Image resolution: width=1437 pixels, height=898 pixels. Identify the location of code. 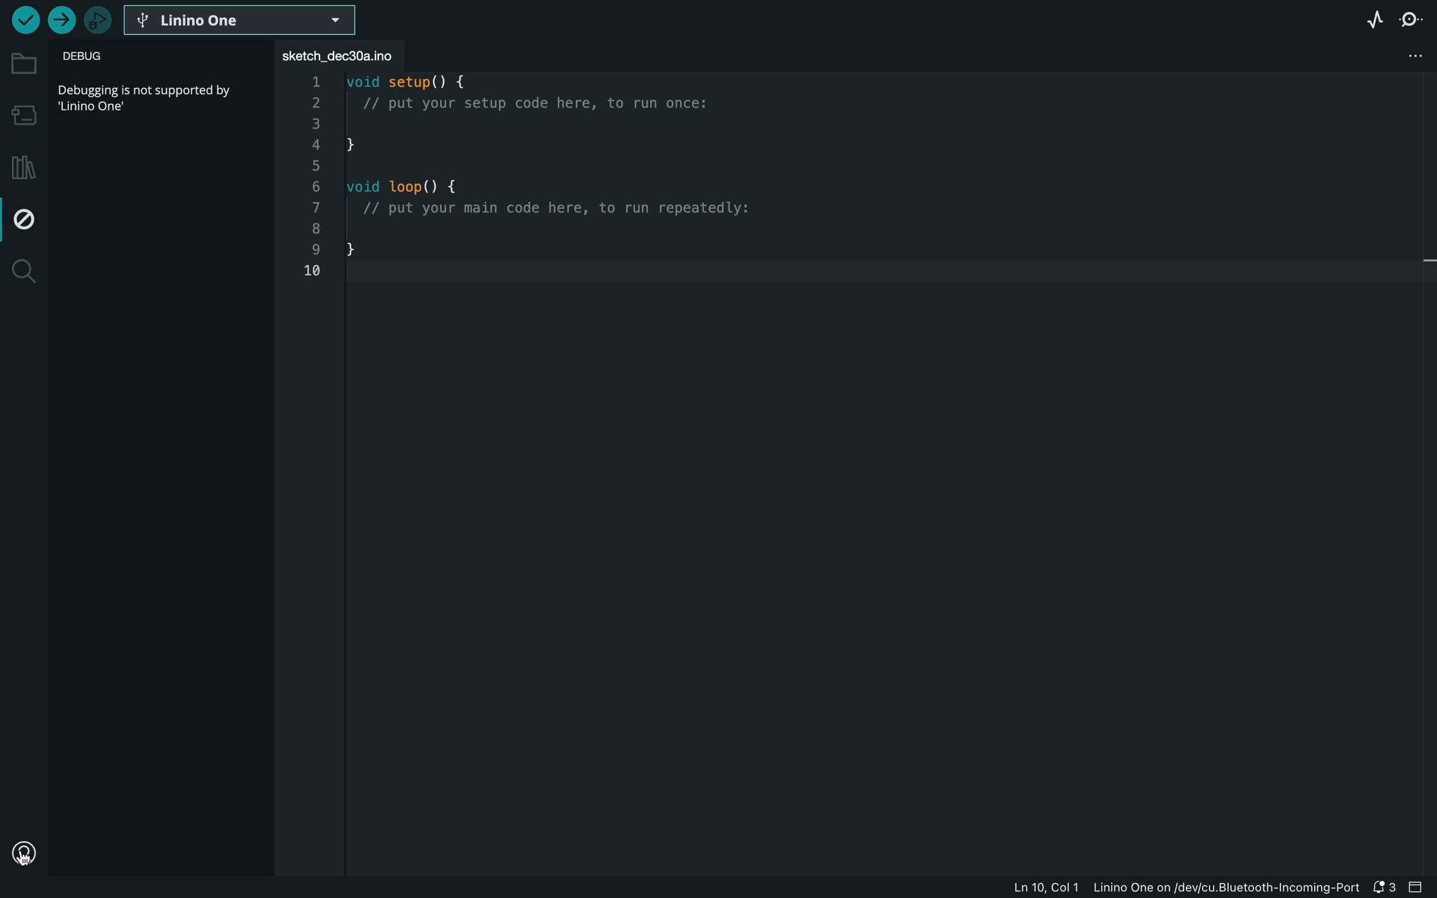
(553, 185).